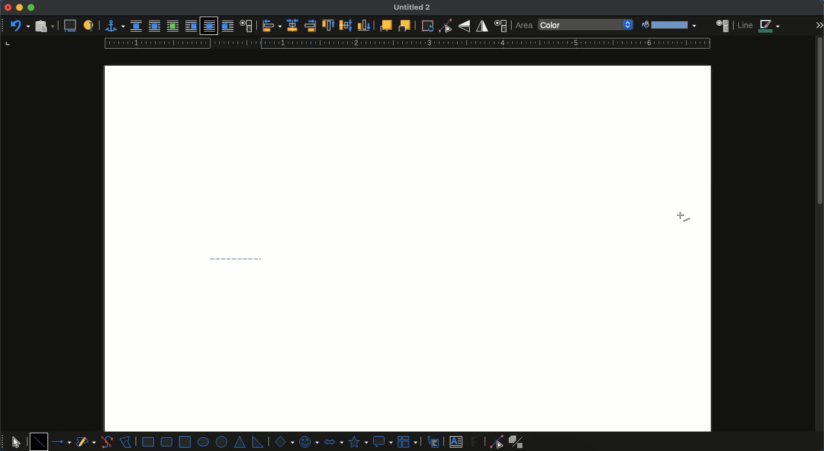  Describe the element at coordinates (31, 8) in the screenshot. I see `maximize` at that location.